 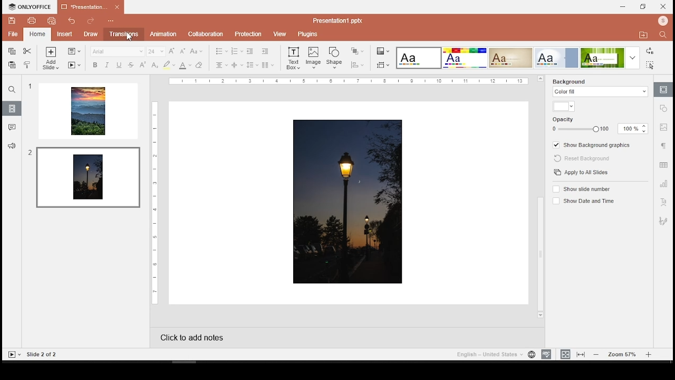 I want to click on increase font size, so click(x=172, y=51).